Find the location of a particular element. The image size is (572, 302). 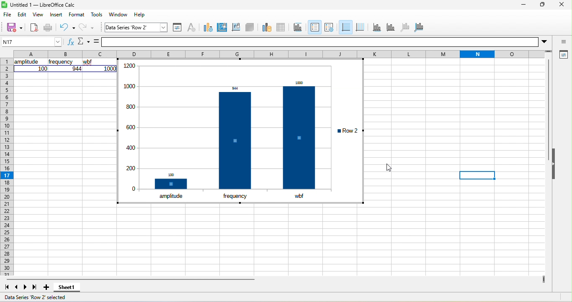

vertical scroll bar is located at coordinates (549, 102).